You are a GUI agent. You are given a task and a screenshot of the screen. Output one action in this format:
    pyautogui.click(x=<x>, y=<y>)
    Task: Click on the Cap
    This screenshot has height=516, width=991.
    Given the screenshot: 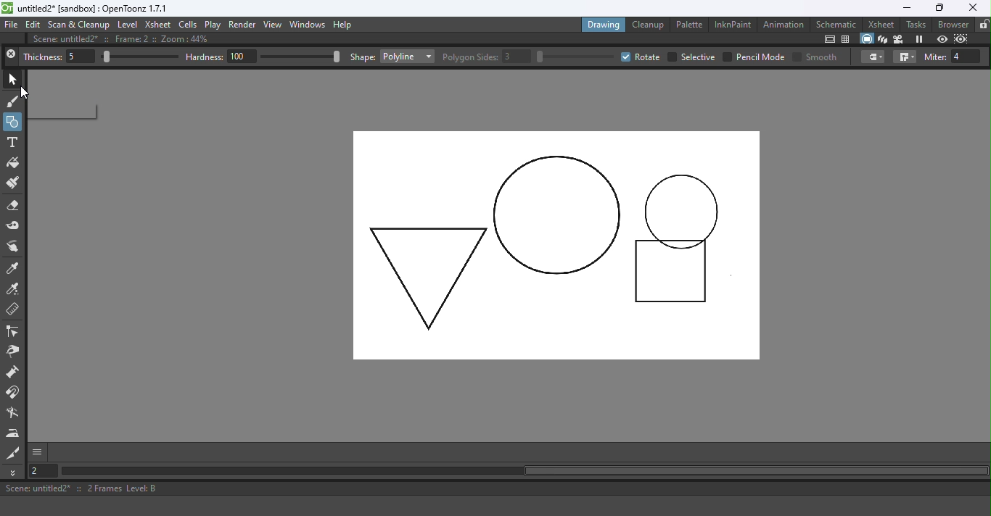 What is the action you would take?
    pyautogui.click(x=873, y=57)
    